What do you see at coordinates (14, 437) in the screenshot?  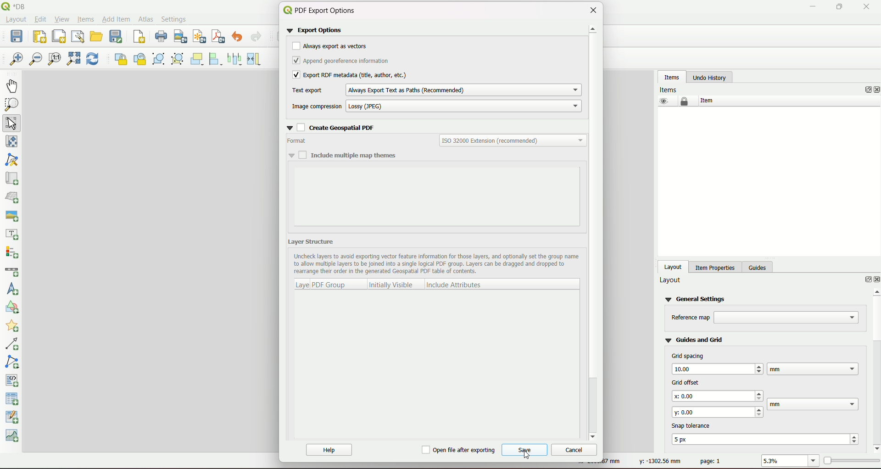 I see `elevation profile` at bounding box center [14, 437].